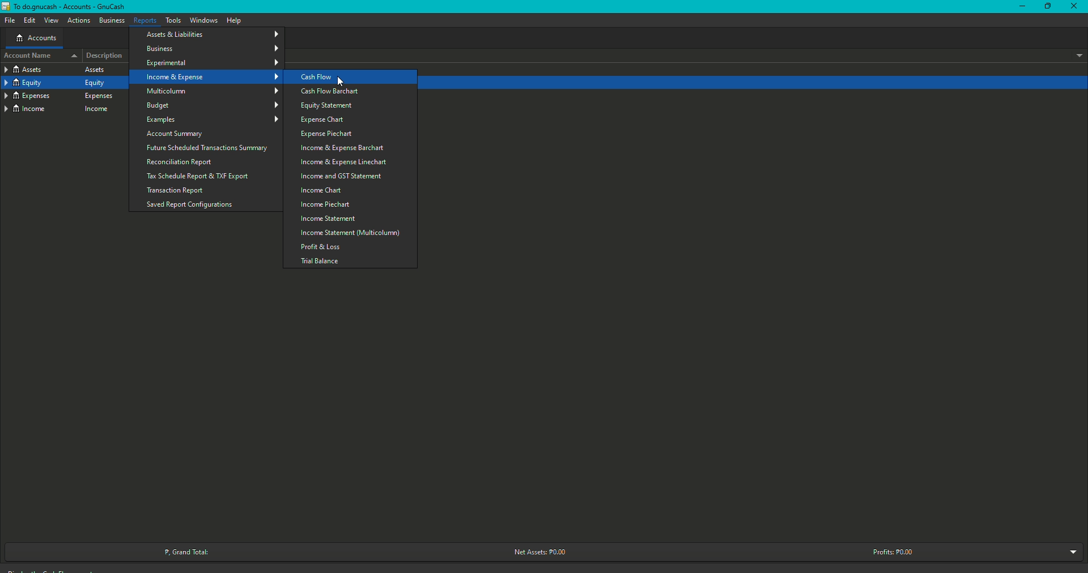  I want to click on Equity Statement, so click(329, 106).